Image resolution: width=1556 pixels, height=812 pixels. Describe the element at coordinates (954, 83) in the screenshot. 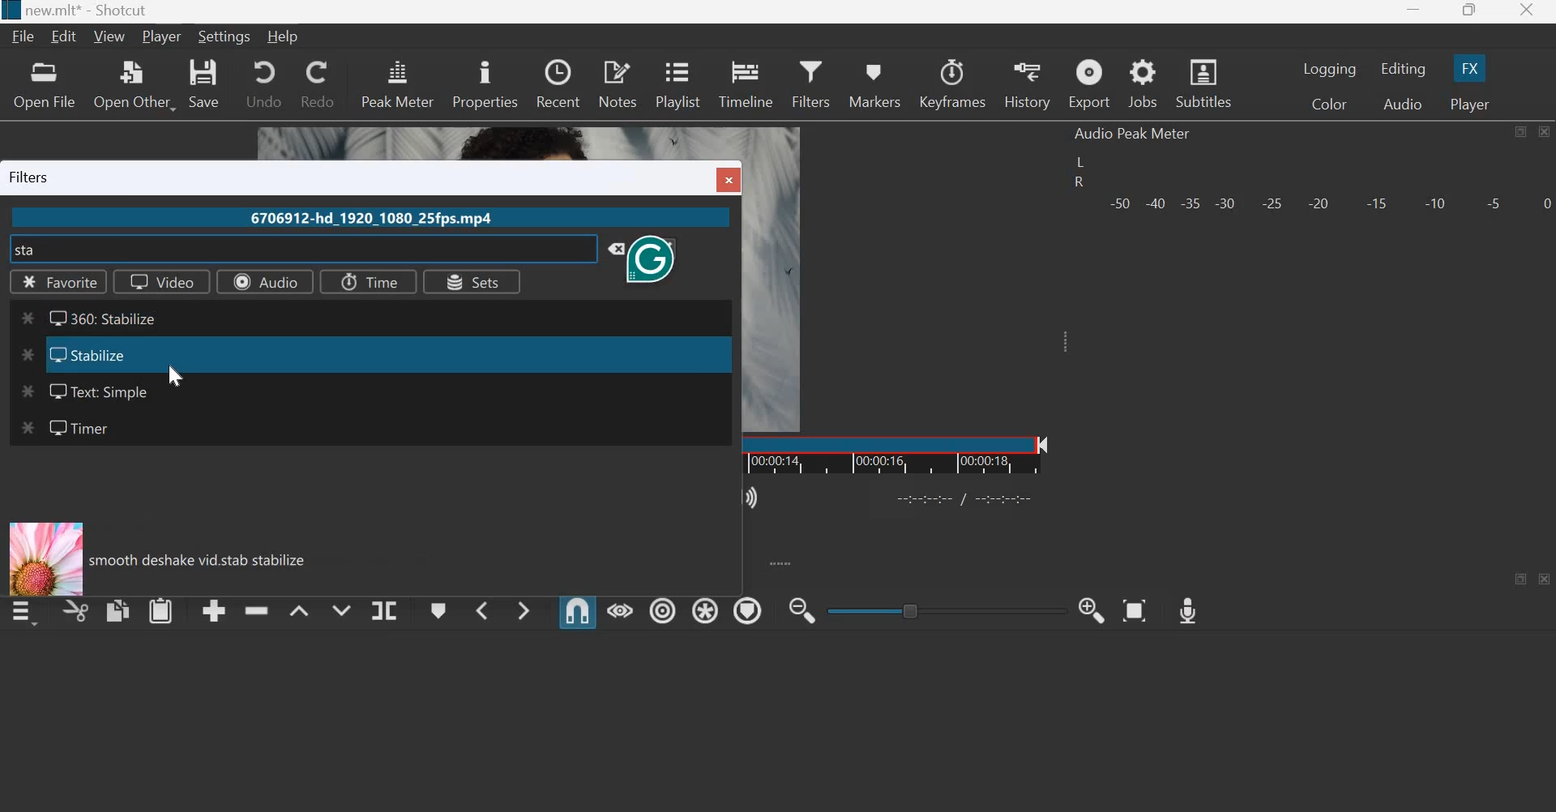

I see `Keyframes` at that location.